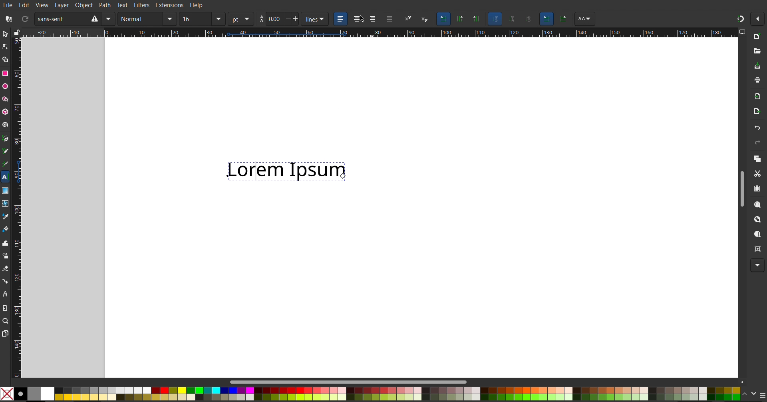  I want to click on Size, so click(284, 19).